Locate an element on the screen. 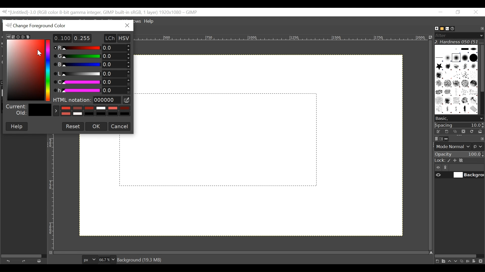 Image resolution: width=485 pixels, height=272 pixels. link/unlink item is located at coordinates (447, 168).